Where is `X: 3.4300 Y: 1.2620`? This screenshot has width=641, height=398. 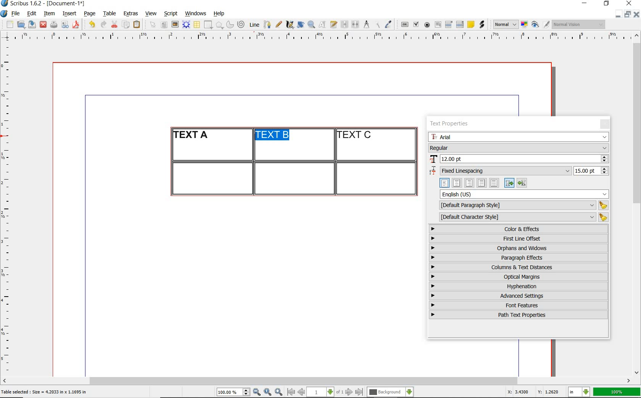 X: 3.4300 Y: 1.2620 is located at coordinates (535, 392).